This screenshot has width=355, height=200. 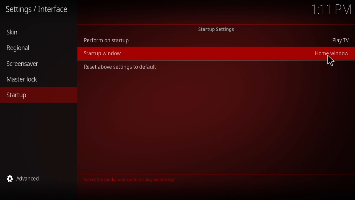 What do you see at coordinates (27, 179) in the screenshot?
I see `advanced setting` at bounding box center [27, 179].